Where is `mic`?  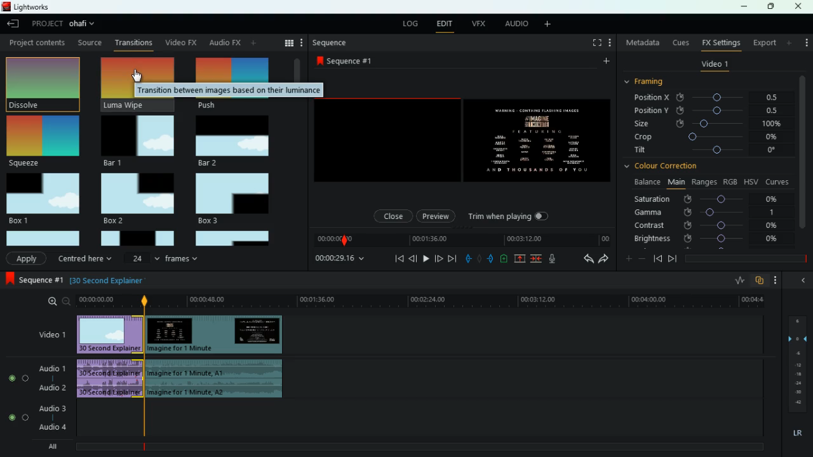 mic is located at coordinates (558, 260).